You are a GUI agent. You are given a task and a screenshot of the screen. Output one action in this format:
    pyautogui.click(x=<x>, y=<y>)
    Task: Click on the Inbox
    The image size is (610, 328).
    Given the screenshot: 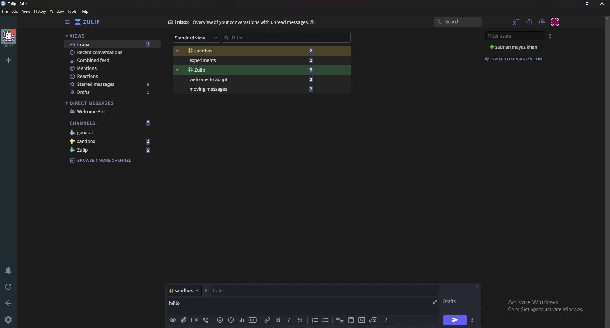 What is the action you would take?
    pyautogui.click(x=178, y=21)
    